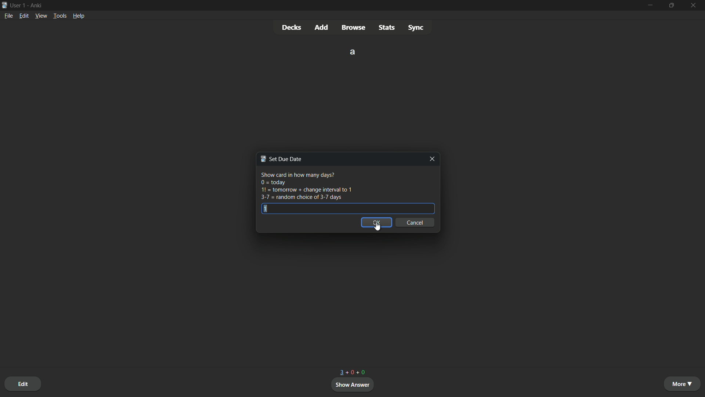 The image size is (705, 397). What do you see at coordinates (416, 27) in the screenshot?
I see `sync` at bounding box center [416, 27].